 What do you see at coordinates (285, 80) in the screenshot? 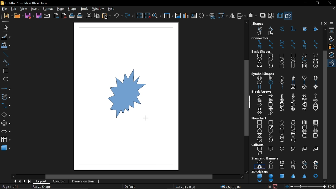
I see `Symbol shapes` at bounding box center [285, 80].